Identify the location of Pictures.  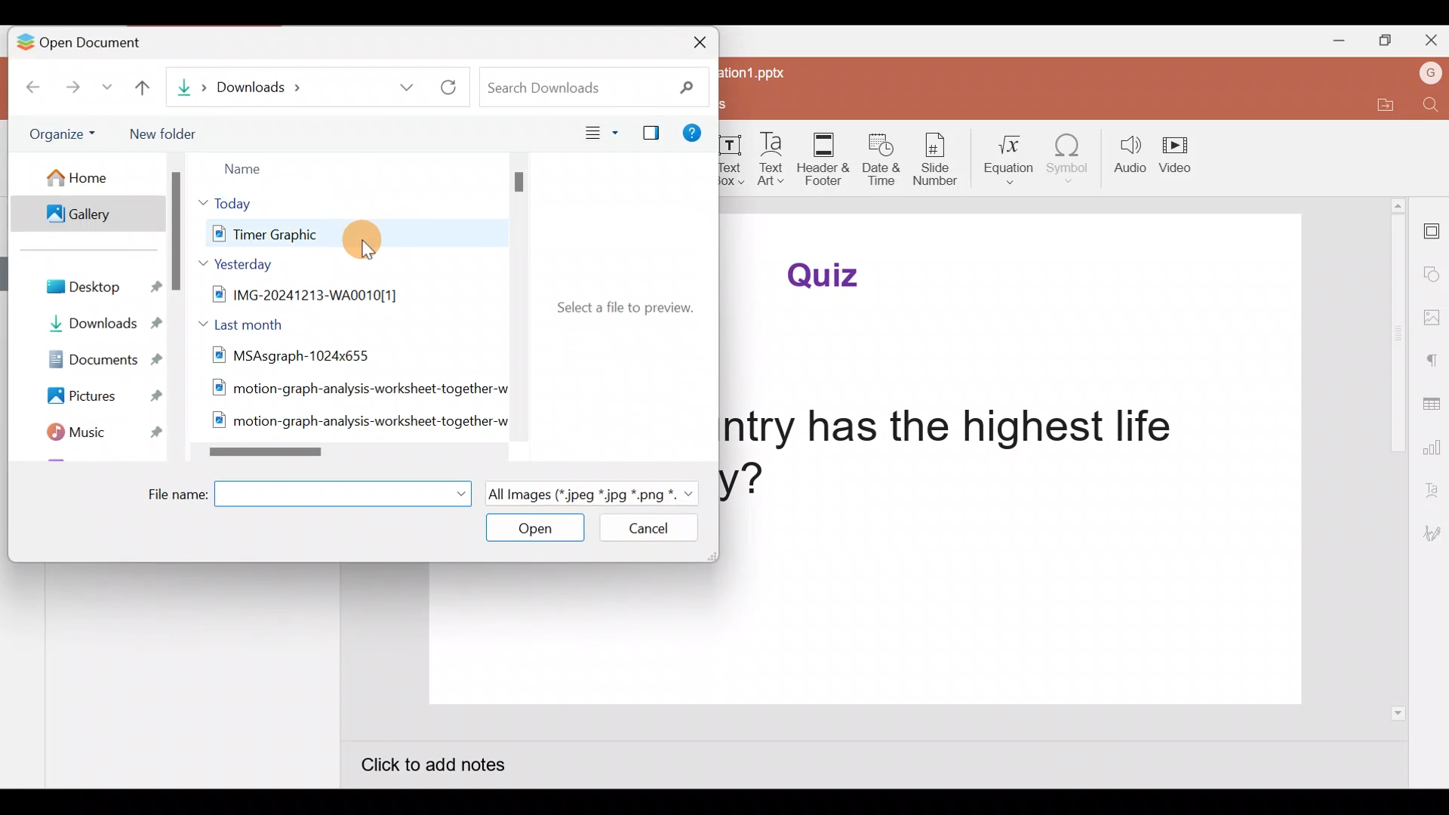
(94, 392).